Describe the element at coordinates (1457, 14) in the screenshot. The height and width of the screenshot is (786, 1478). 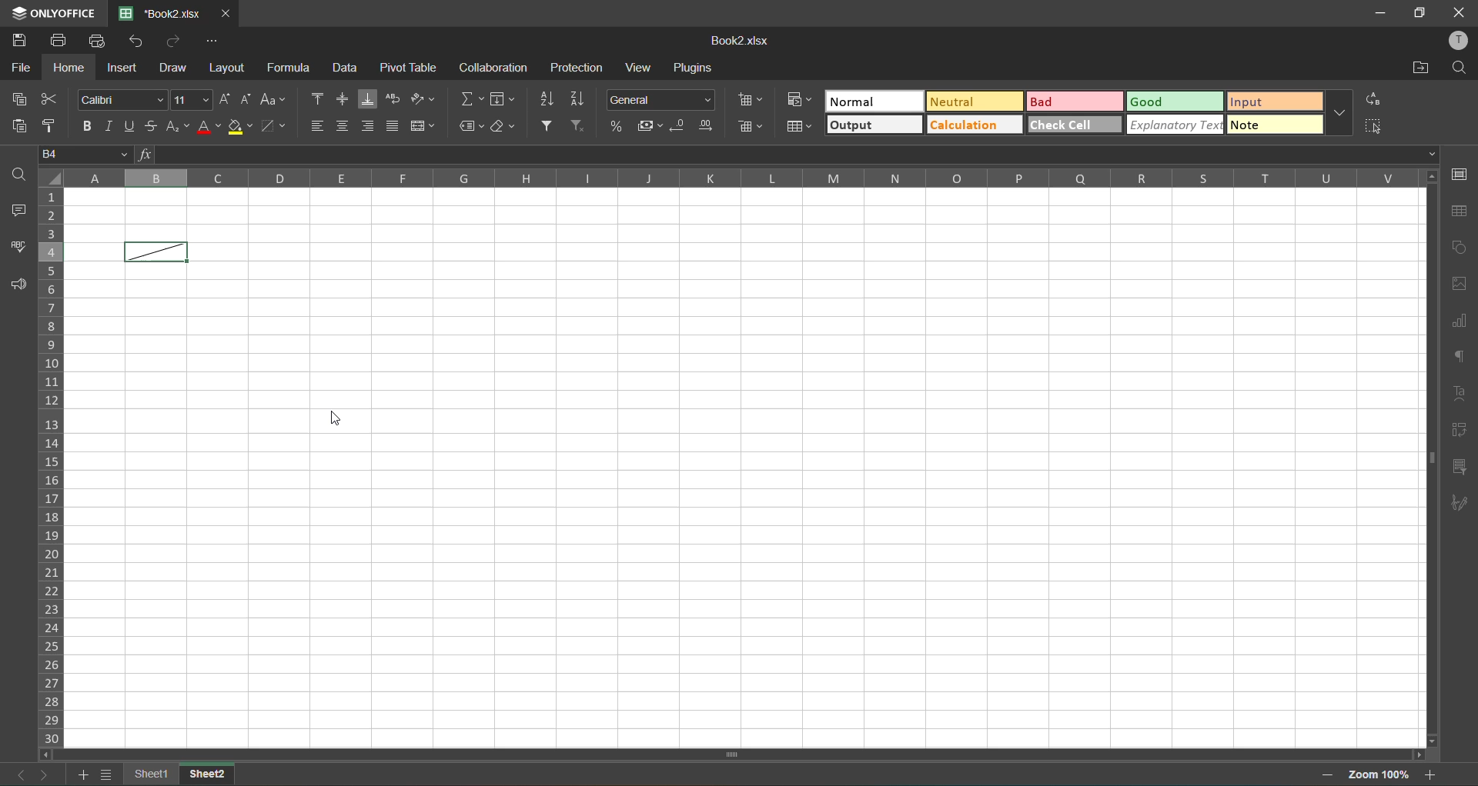
I see `CLOSE` at that location.